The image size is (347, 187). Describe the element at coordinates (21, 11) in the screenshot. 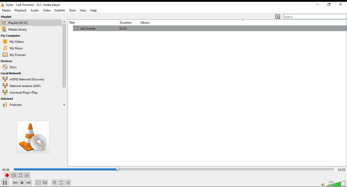

I see `playback` at that location.